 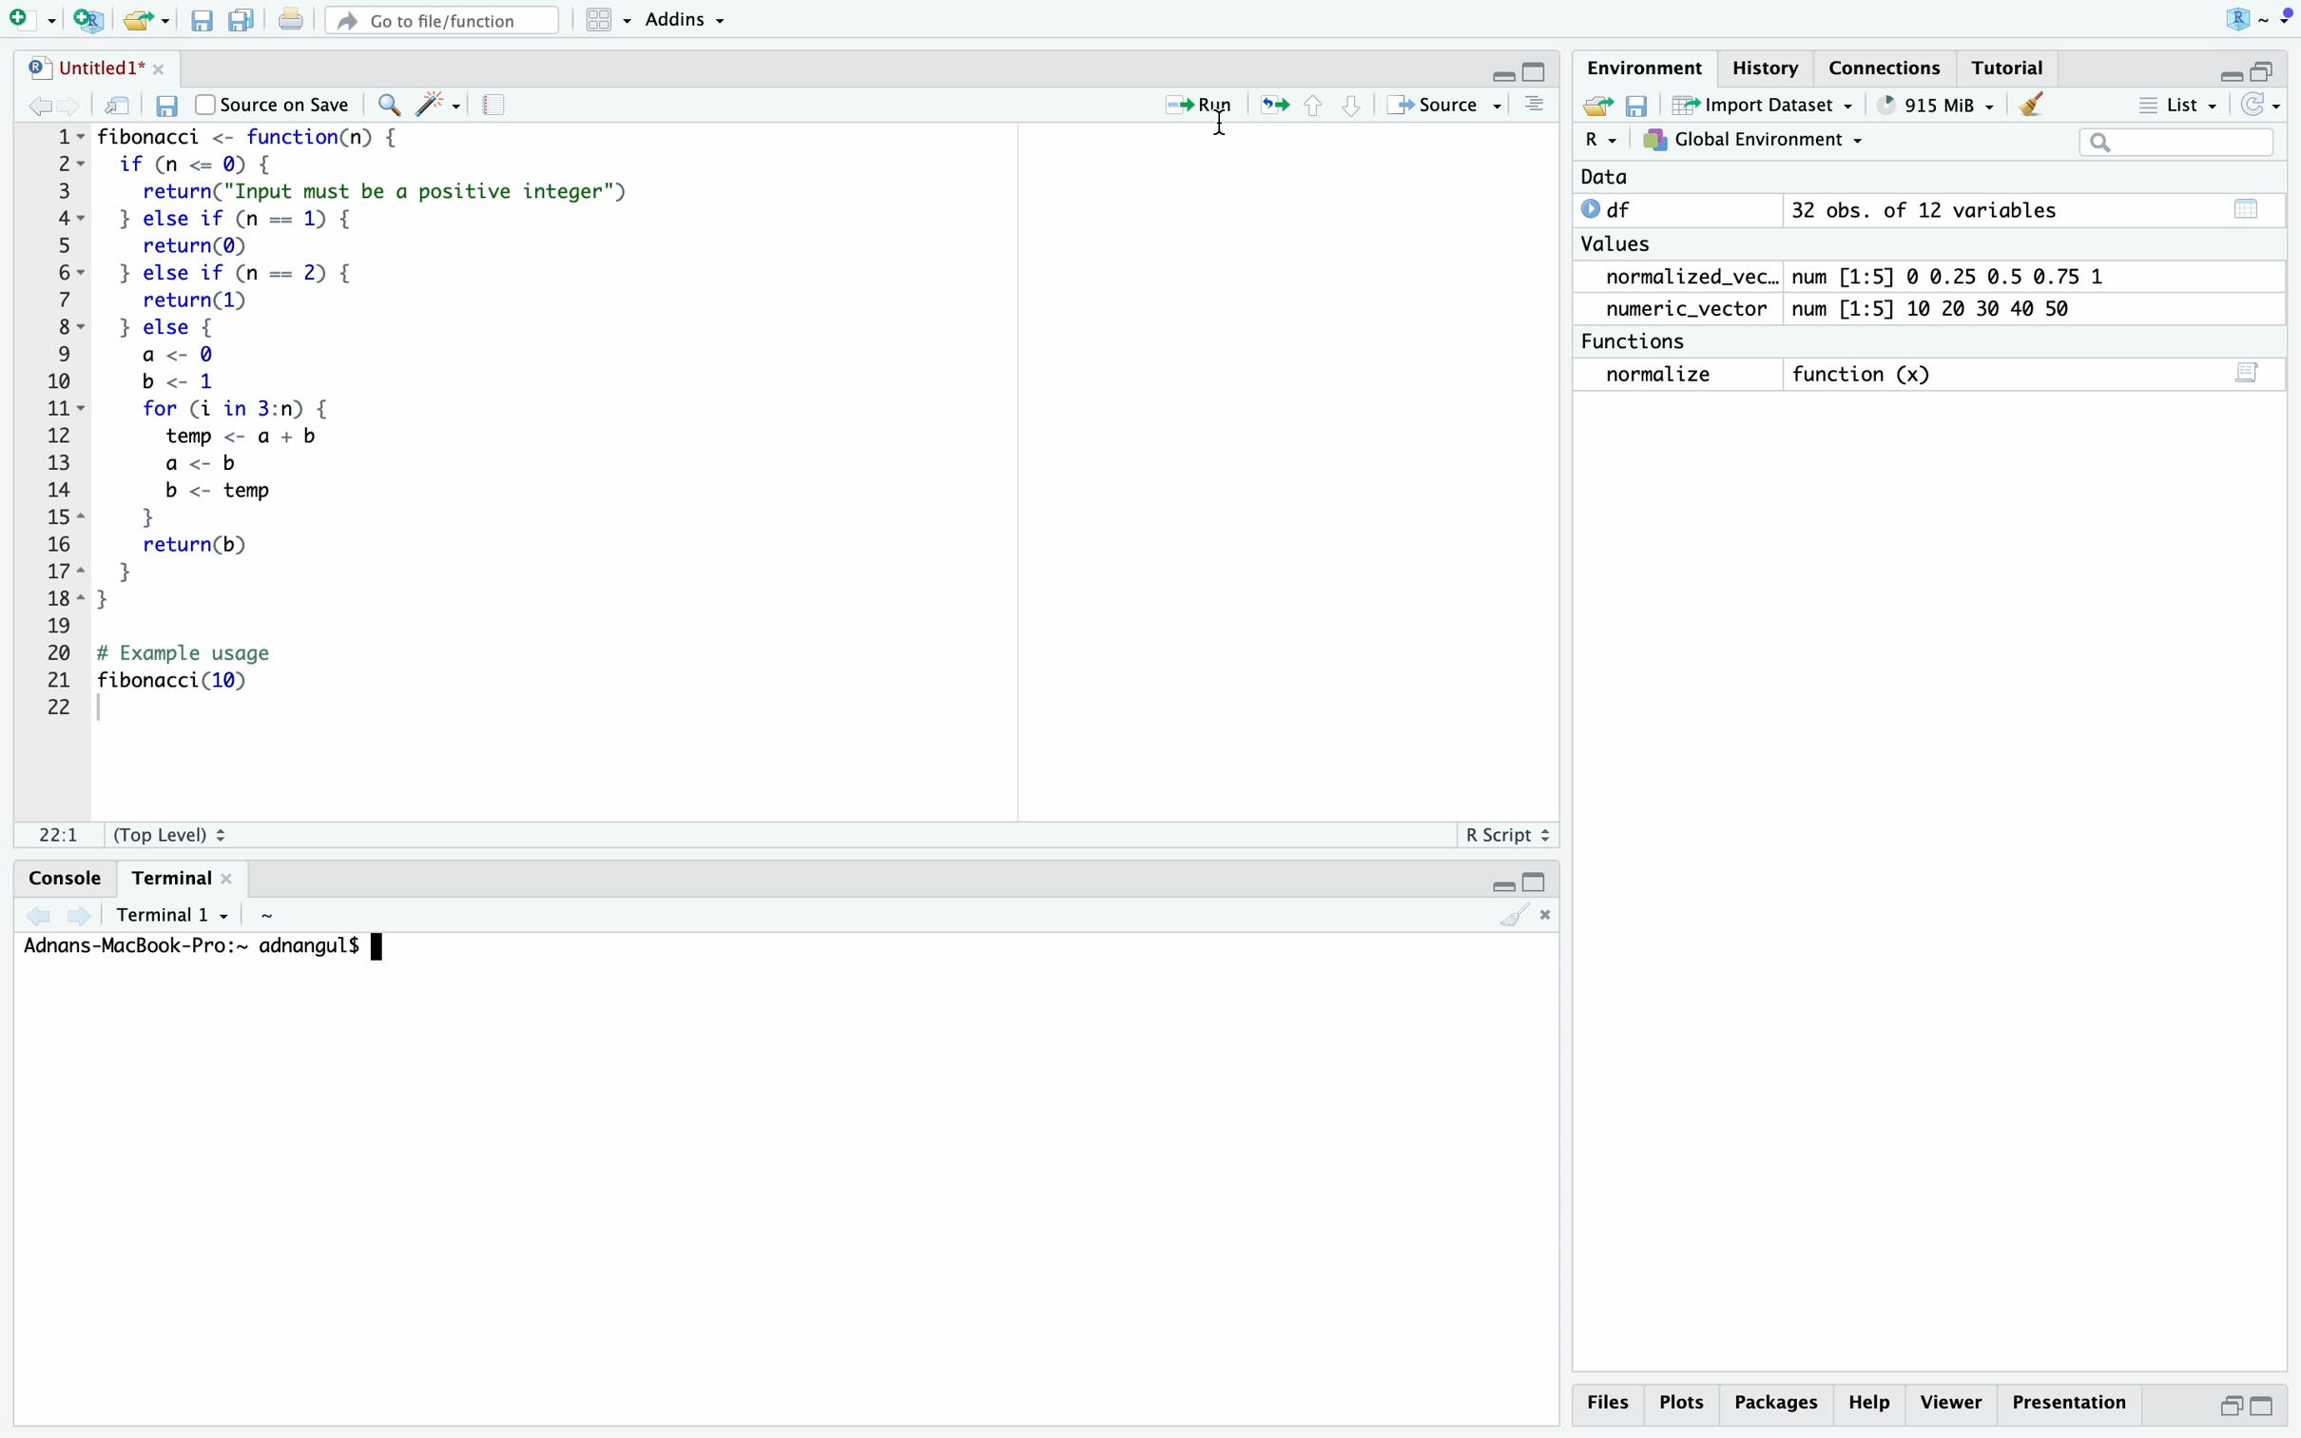 What do you see at coordinates (31, 21) in the screenshot?
I see `new file` at bounding box center [31, 21].